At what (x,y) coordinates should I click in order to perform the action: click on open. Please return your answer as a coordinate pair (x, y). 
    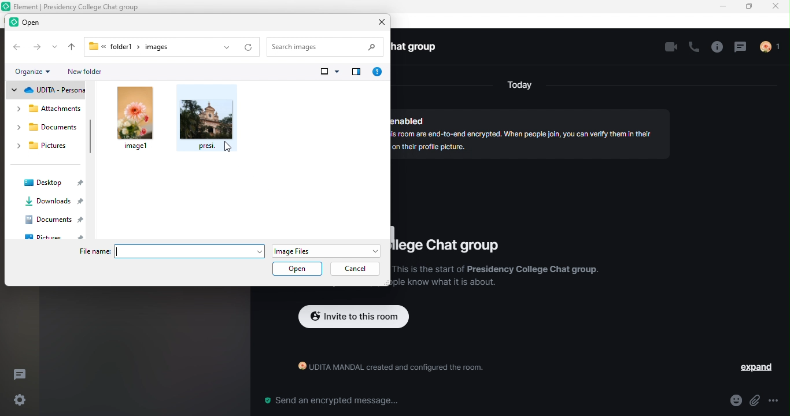
    Looking at the image, I should click on (32, 23).